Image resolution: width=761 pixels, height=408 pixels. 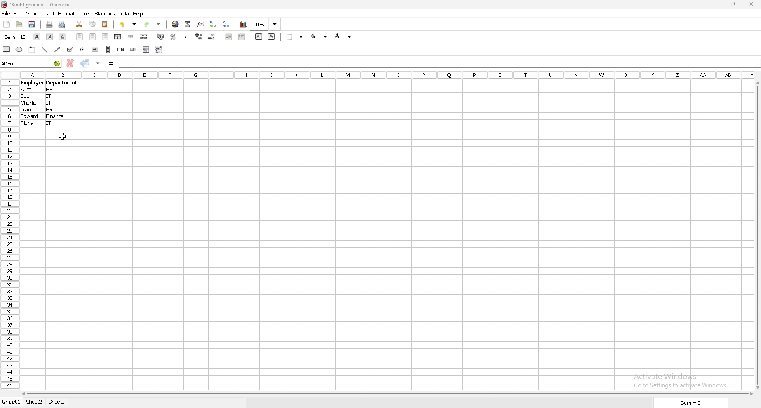 What do you see at coordinates (82, 50) in the screenshot?
I see `radio button` at bounding box center [82, 50].